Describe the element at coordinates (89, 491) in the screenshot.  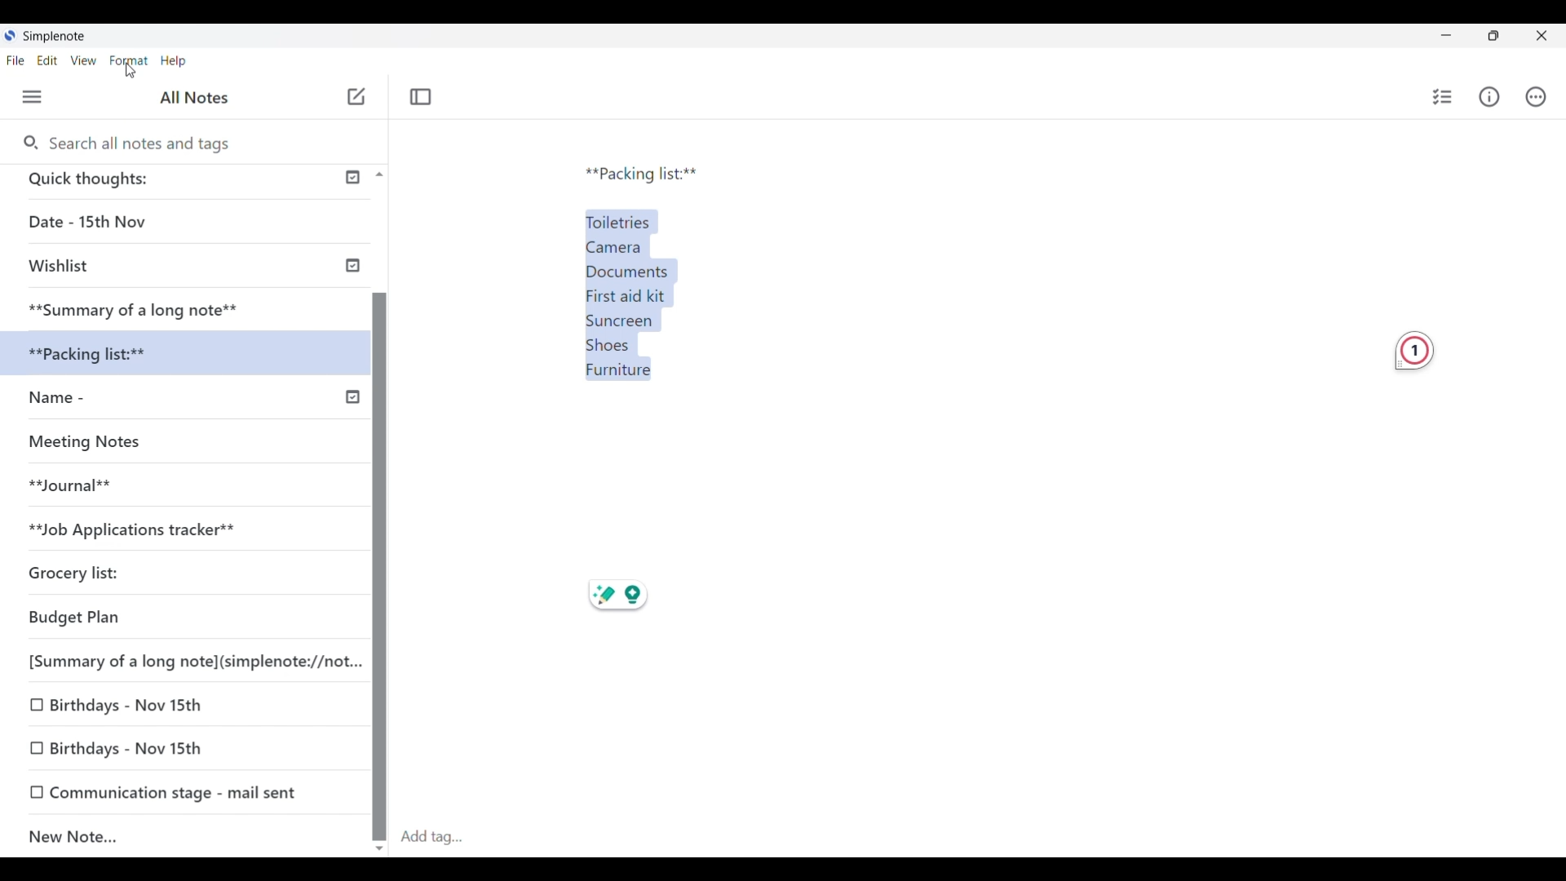
I see `Journal` at that location.